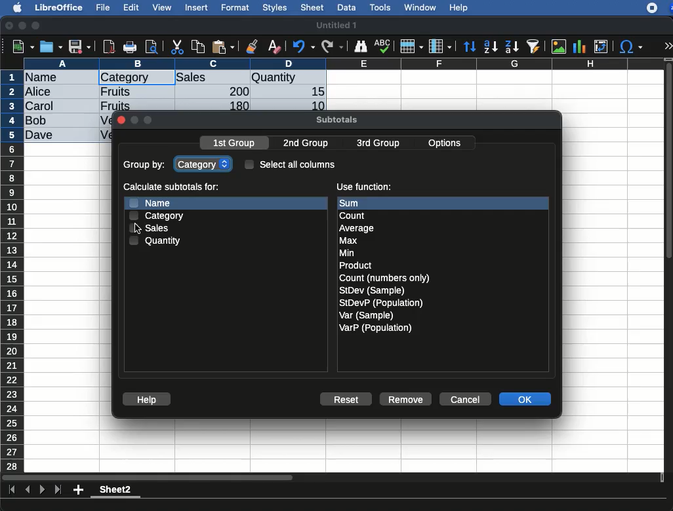 The width and height of the screenshot is (673, 511). What do you see at coordinates (360, 47) in the screenshot?
I see `finder` at bounding box center [360, 47].